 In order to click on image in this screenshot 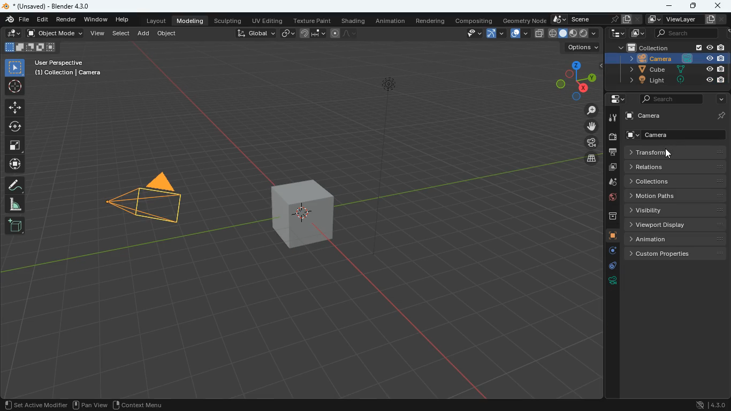, I will do `click(611, 169)`.